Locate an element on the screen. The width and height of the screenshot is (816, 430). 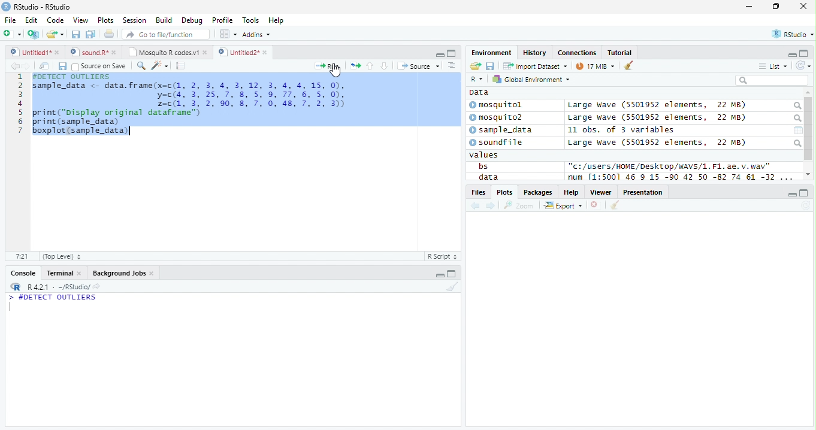
sample_data is located at coordinates (502, 131).